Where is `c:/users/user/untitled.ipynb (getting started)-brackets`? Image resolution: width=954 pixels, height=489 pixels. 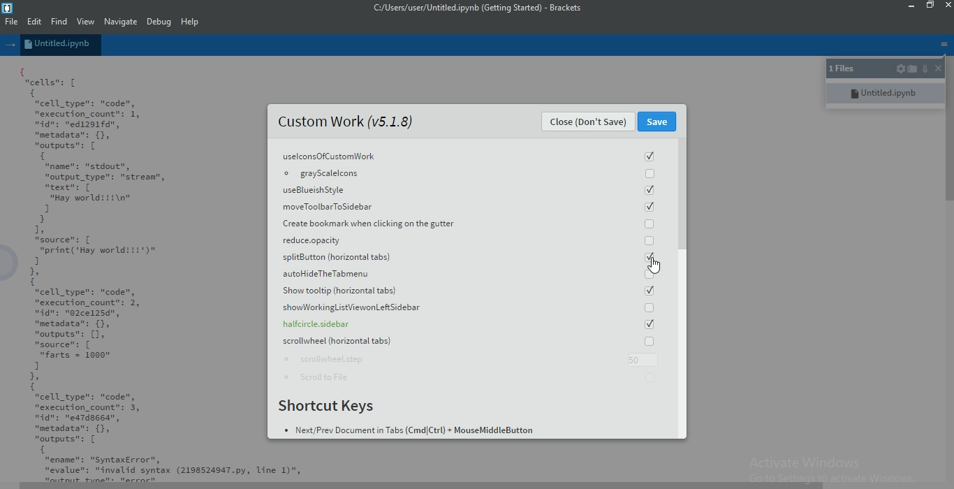
c:/users/user/untitled.ipynb (getting started)-brackets is located at coordinates (476, 10).